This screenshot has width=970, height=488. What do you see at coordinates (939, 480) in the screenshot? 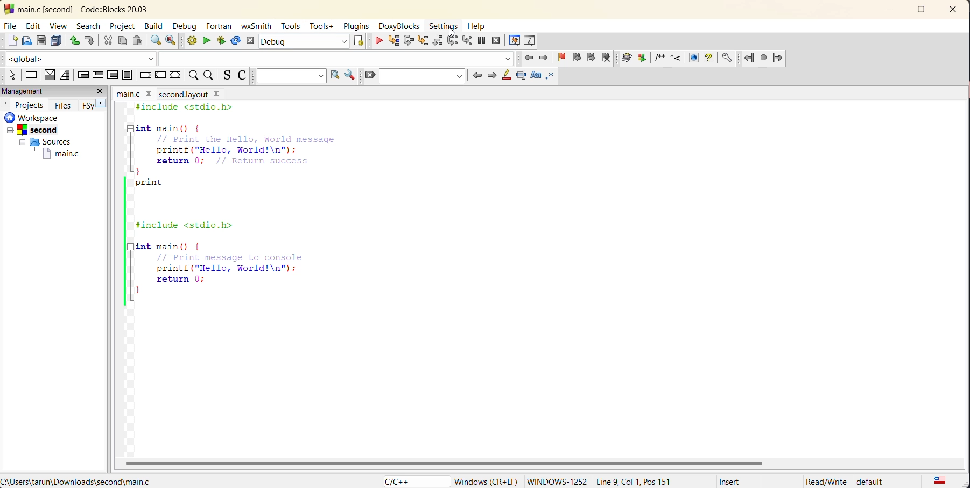
I see `text language` at bounding box center [939, 480].